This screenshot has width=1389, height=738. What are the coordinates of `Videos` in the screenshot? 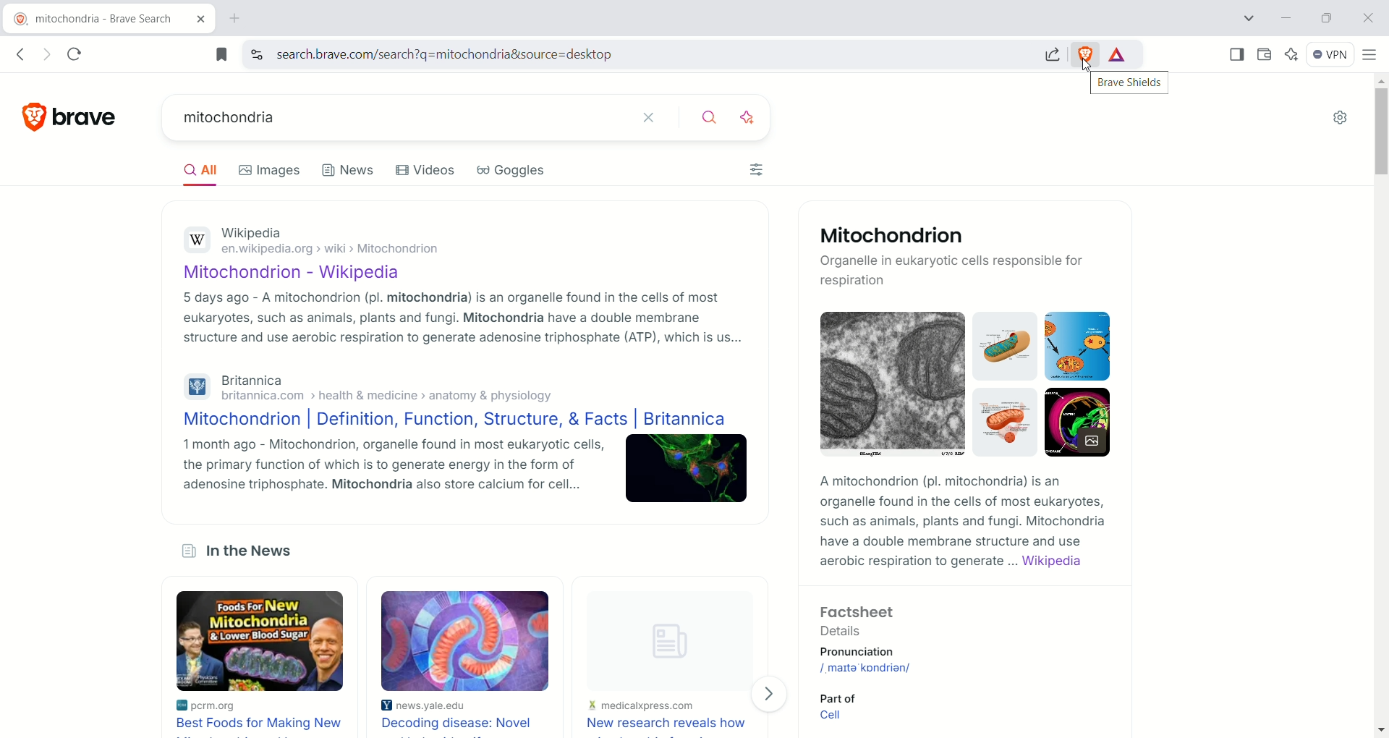 It's located at (426, 169).